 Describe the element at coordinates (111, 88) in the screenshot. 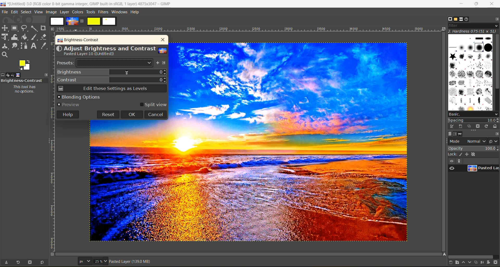

I see `edit these settings as levels` at that location.